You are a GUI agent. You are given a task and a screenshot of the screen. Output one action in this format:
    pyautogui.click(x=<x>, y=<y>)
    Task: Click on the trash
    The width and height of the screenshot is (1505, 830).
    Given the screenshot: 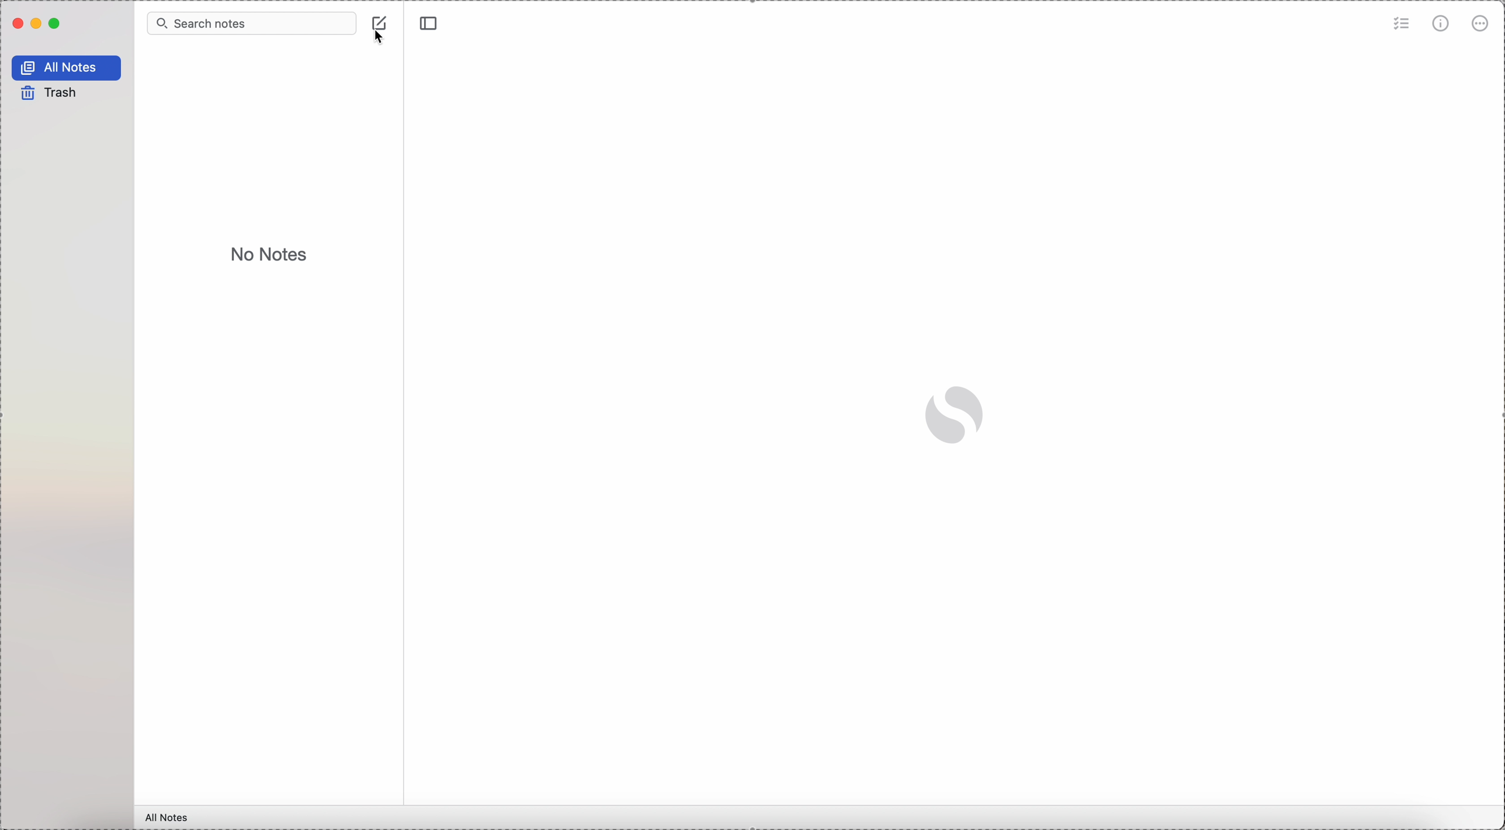 What is the action you would take?
    pyautogui.click(x=50, y=93)
    